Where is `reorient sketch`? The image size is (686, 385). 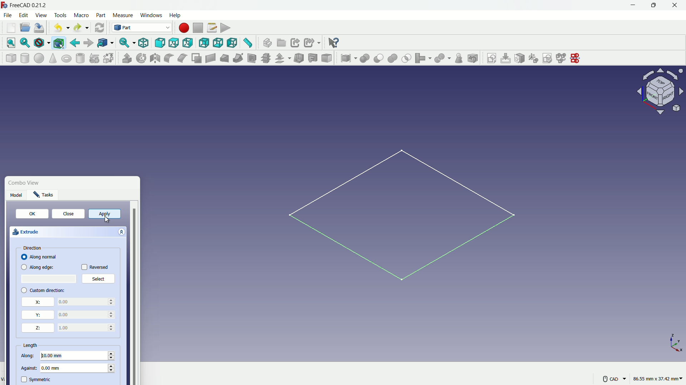 reorient sketch is located at coordinates (533, 58).